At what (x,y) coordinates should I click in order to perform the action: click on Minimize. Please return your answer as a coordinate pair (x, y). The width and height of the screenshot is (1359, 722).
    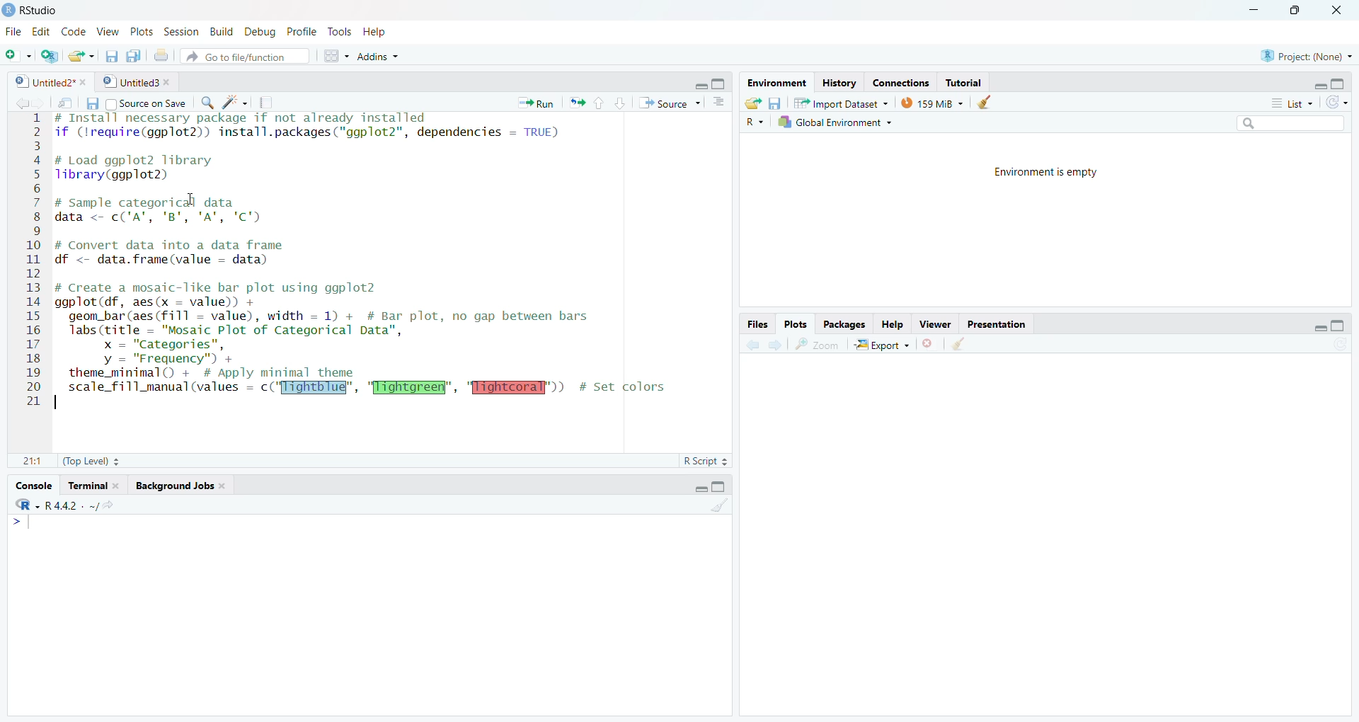
    Looking at the image, I should click on (1319, 83).